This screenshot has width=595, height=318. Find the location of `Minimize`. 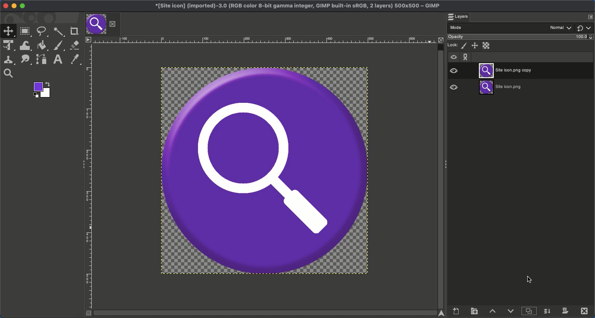

Minimize is located at coordinates (13, 6).